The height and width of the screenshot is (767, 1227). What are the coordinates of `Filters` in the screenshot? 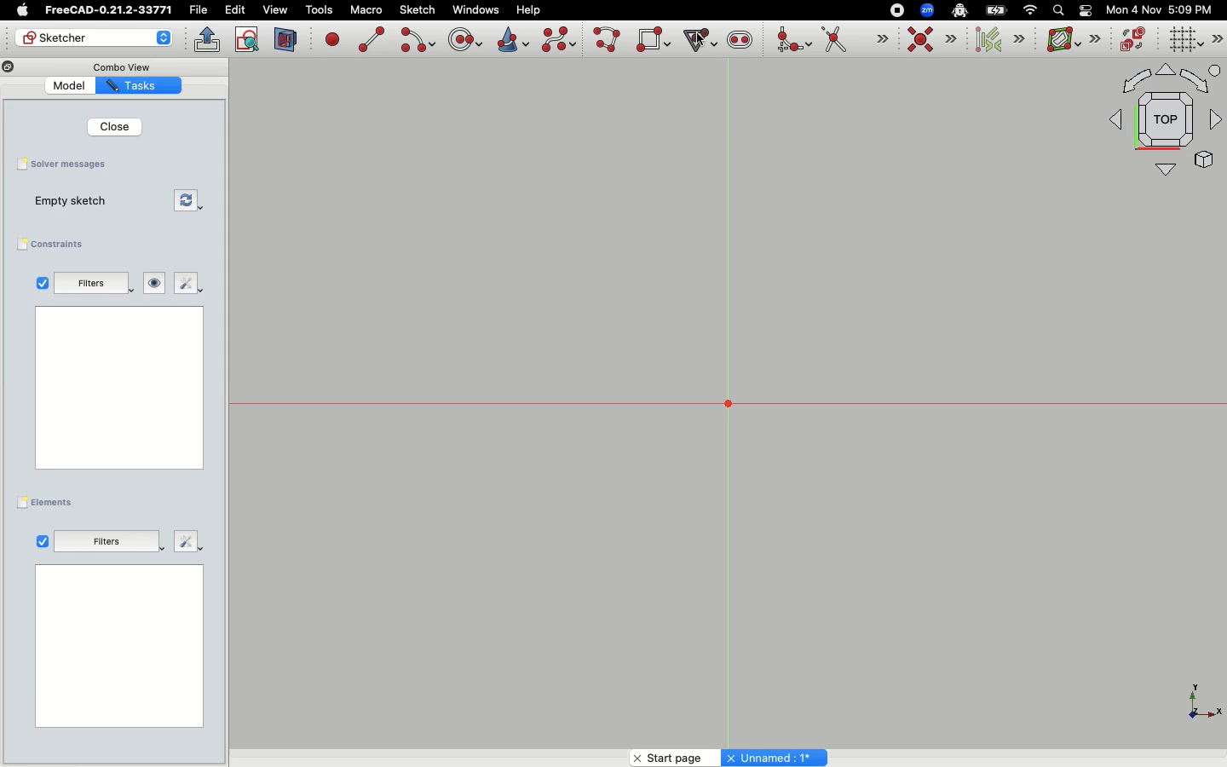 It's located at (95, 282).